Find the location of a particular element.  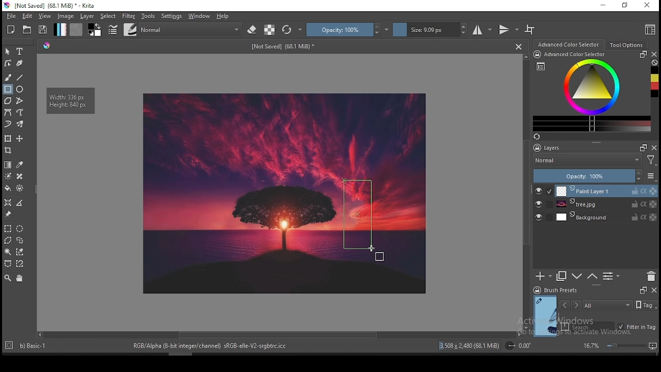

edit is located at coordinates (27, 16).